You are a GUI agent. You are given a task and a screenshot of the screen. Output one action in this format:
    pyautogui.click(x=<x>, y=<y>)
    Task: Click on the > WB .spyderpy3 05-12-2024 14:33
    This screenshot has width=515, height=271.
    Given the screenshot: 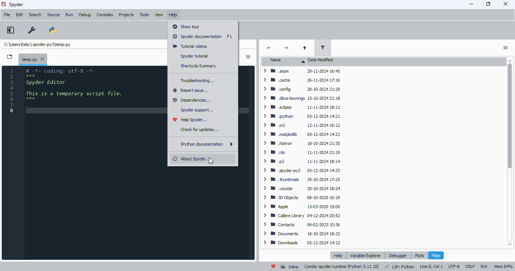 What is the action you would take?
    pyautogui.click(x=300, y=170)
    